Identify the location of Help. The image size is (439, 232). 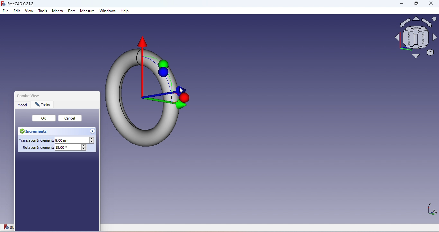
(125, 11).